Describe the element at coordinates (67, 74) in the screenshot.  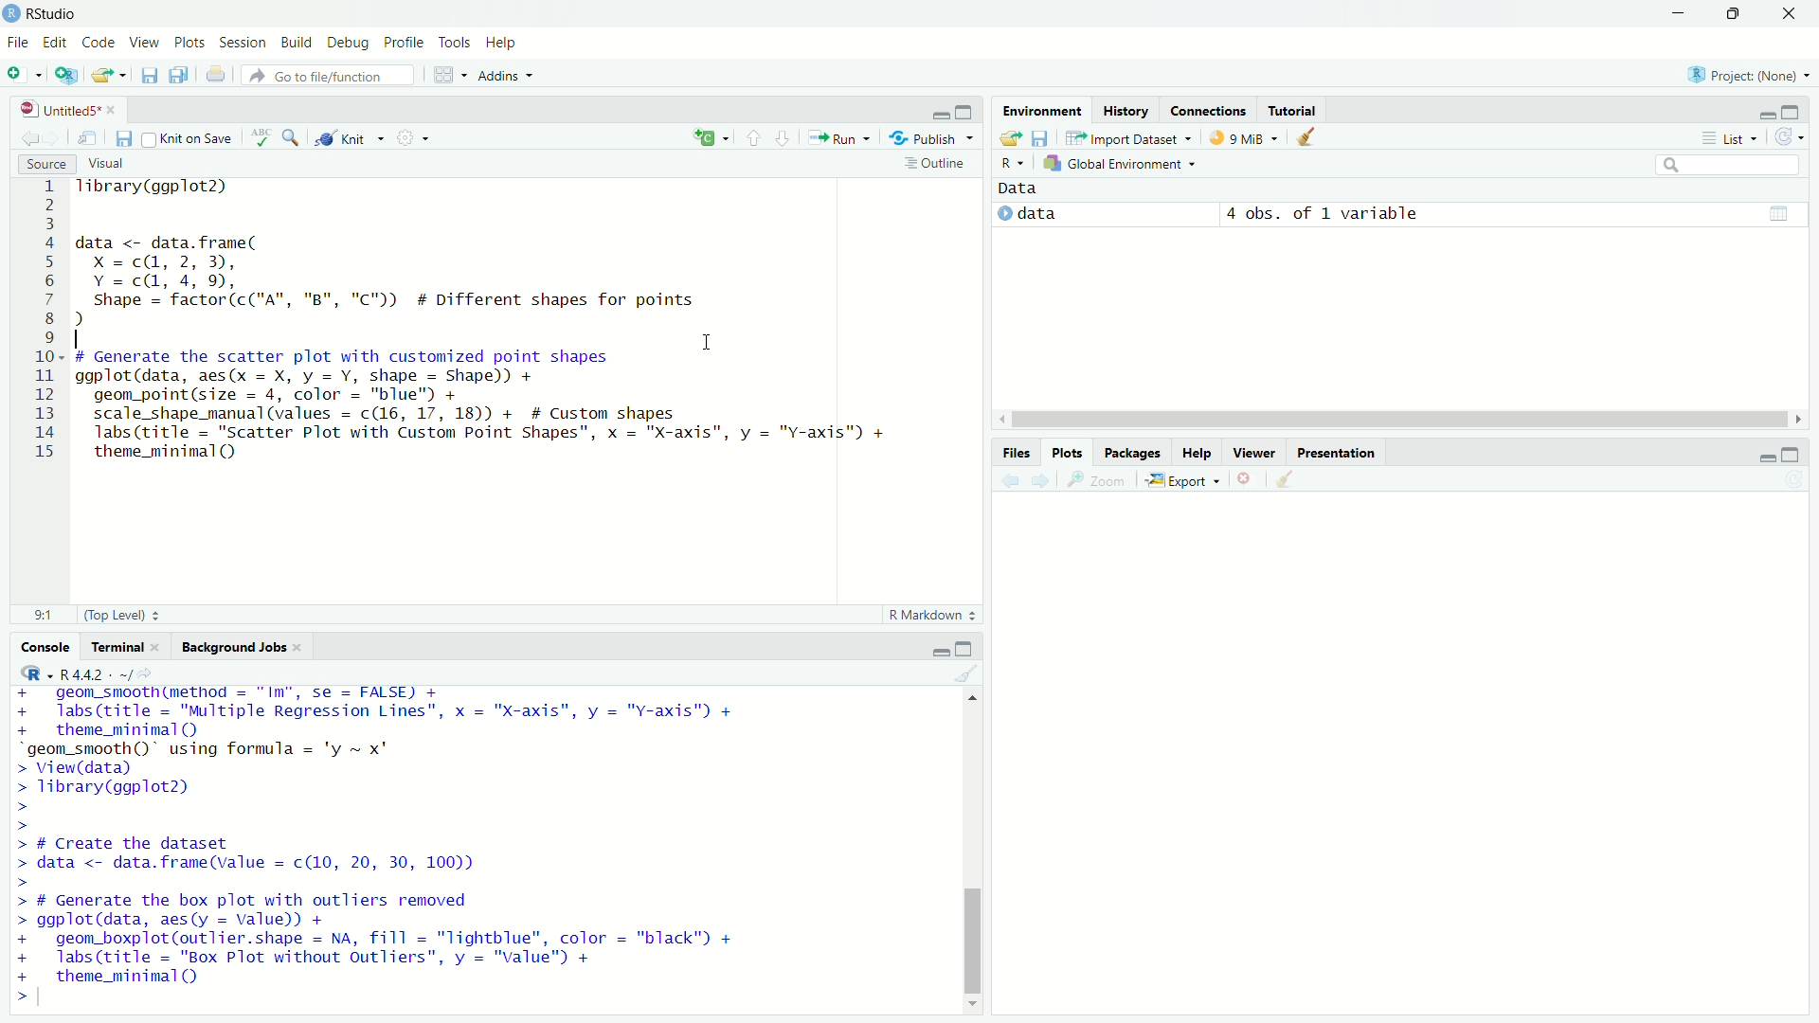
I see `Create a project` at that location.